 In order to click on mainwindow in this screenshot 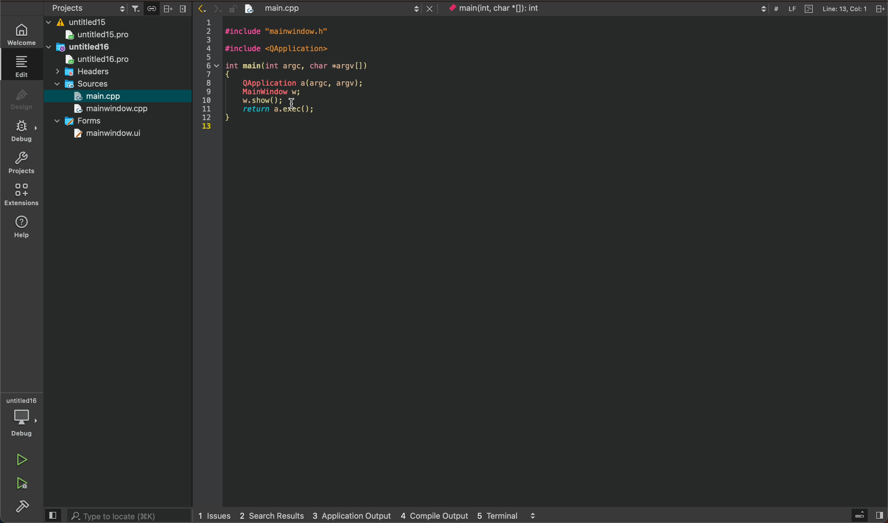, I will do `click(108, 134)`.